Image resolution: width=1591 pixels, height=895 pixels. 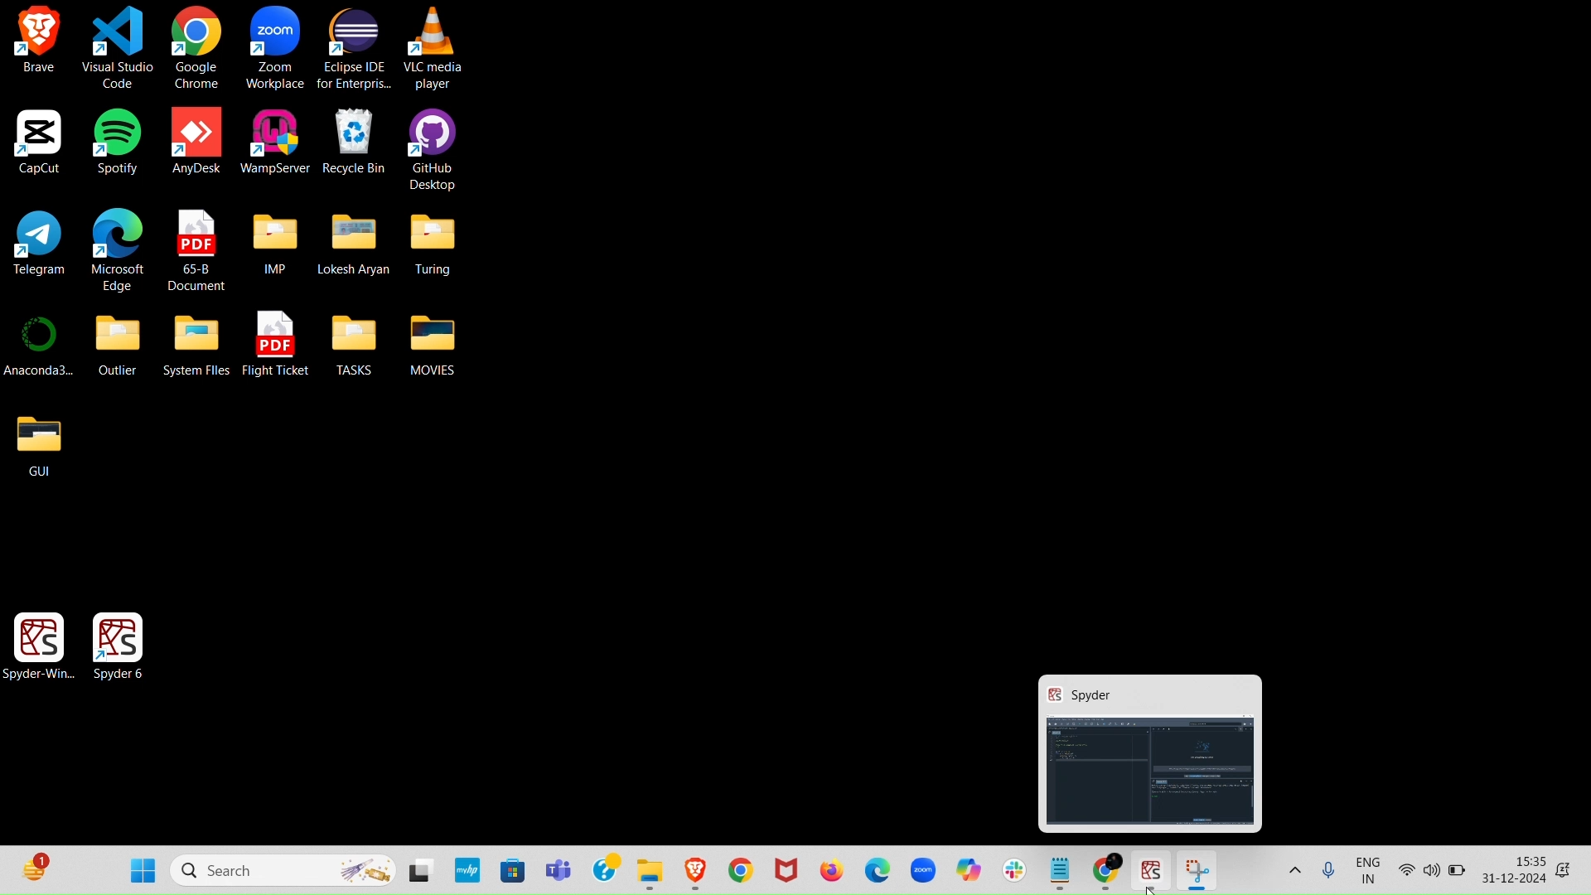 I want to click on Microsoft Edge, so click(x=119, y=249).